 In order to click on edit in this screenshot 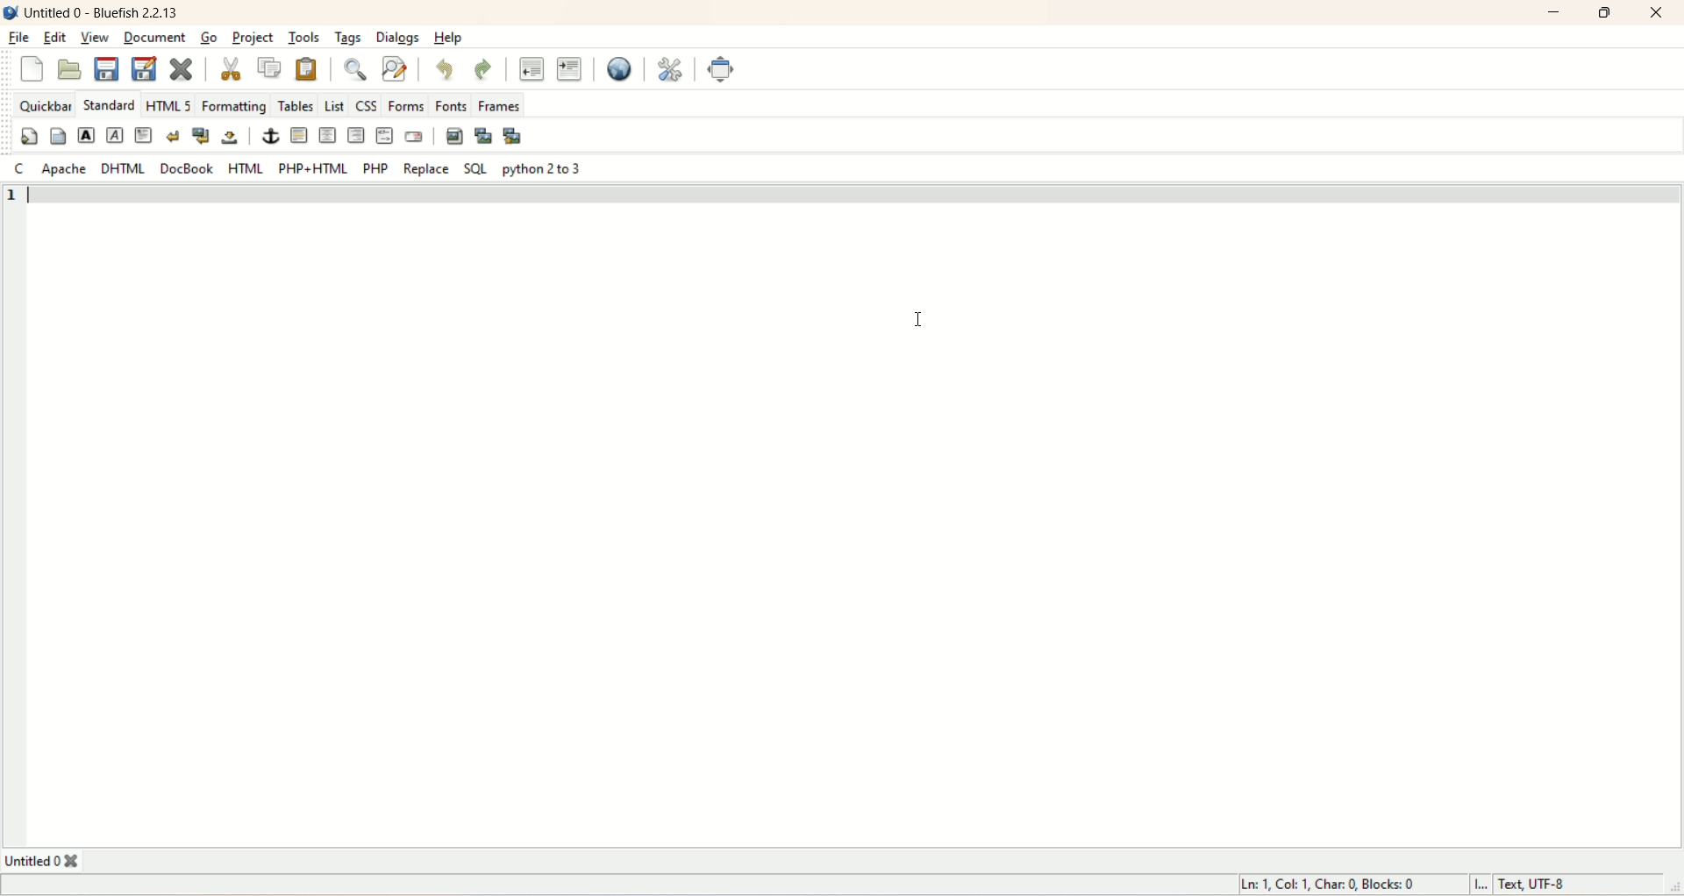, I will do `click(56, 37)`.